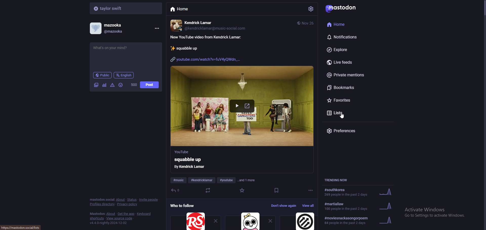 Image resolution: width=486 pixels, height=230 pixels. I want to click on url, so click(23, 226).